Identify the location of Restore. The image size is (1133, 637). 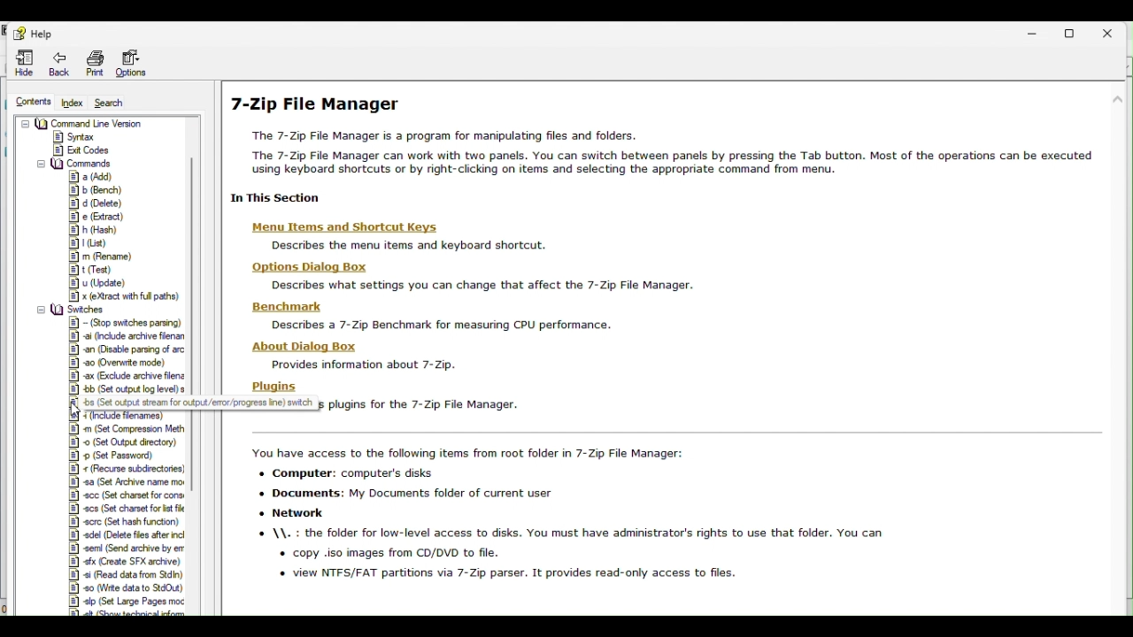
(1075, 31).